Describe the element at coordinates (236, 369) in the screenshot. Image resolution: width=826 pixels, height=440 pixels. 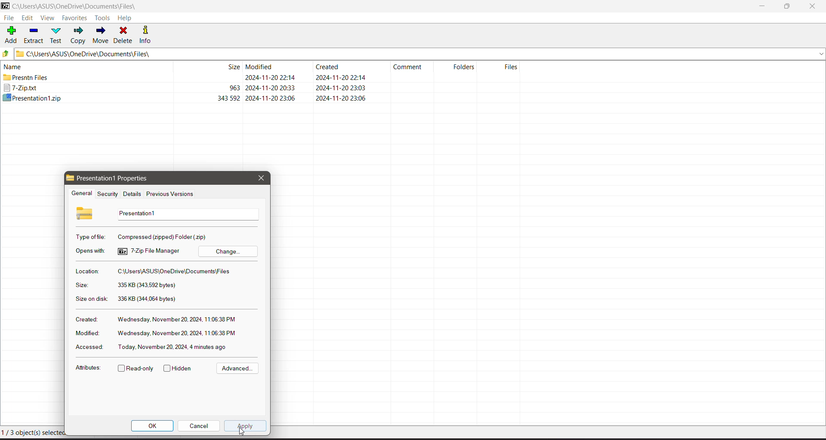
I see `Advanced` at that location.